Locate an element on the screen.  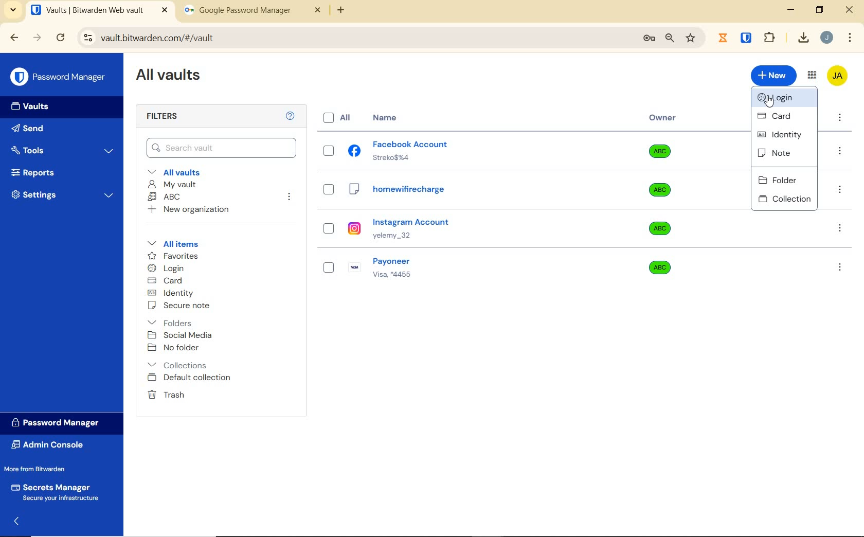
instagram account is located at coordinates (401, 232).